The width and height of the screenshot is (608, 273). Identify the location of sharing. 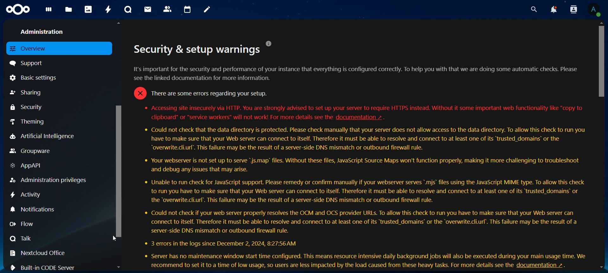
(27, 93).